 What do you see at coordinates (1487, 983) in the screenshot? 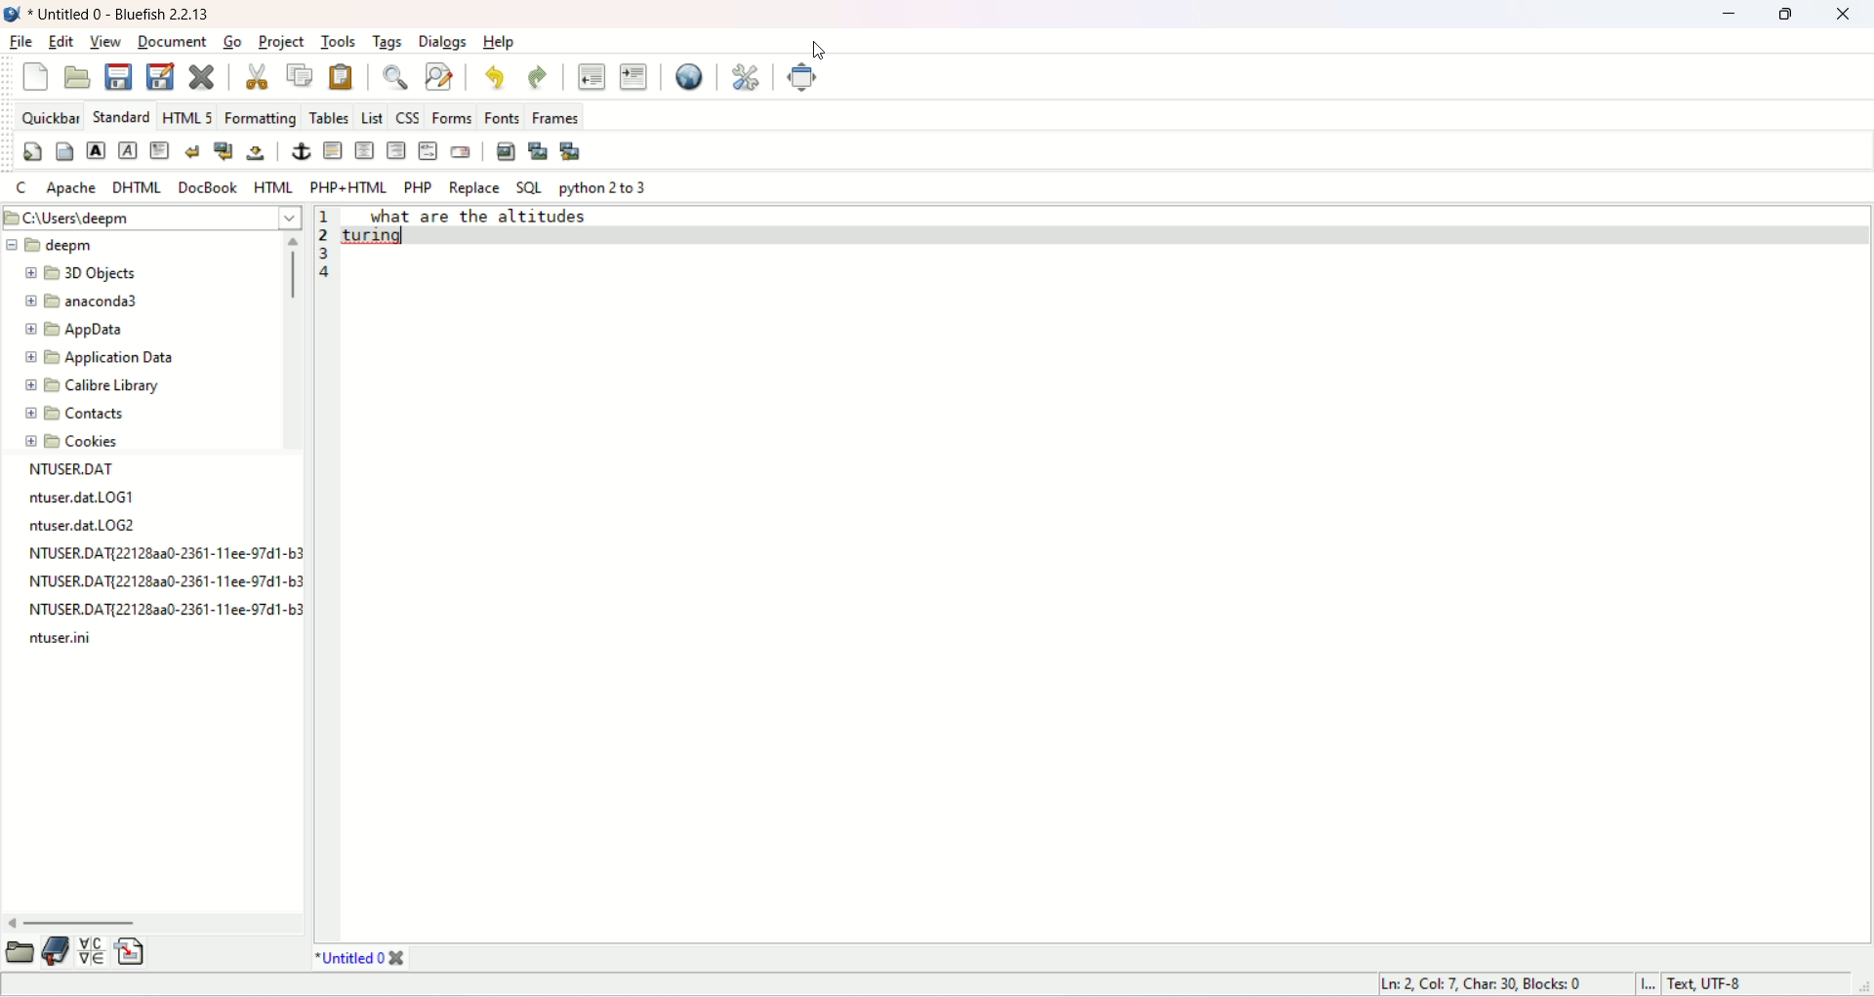
I see `ln, col, char, blocks` at bounding box center [1487, 983].